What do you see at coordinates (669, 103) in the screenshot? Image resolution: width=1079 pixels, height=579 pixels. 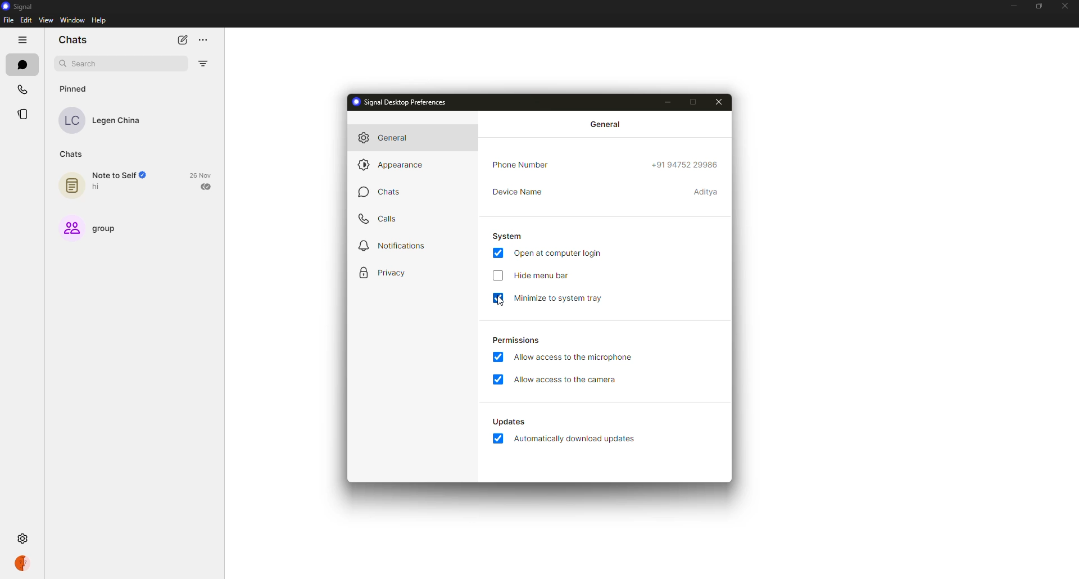 I see `minimize` at bounding box center [669, 103].